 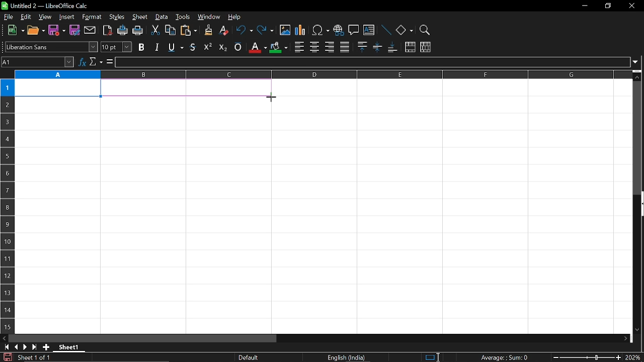 What do you see at coordinates (34, 357) in the screenshot?
I see `Sheet 1 of 1` at bounding box center [34, 357].